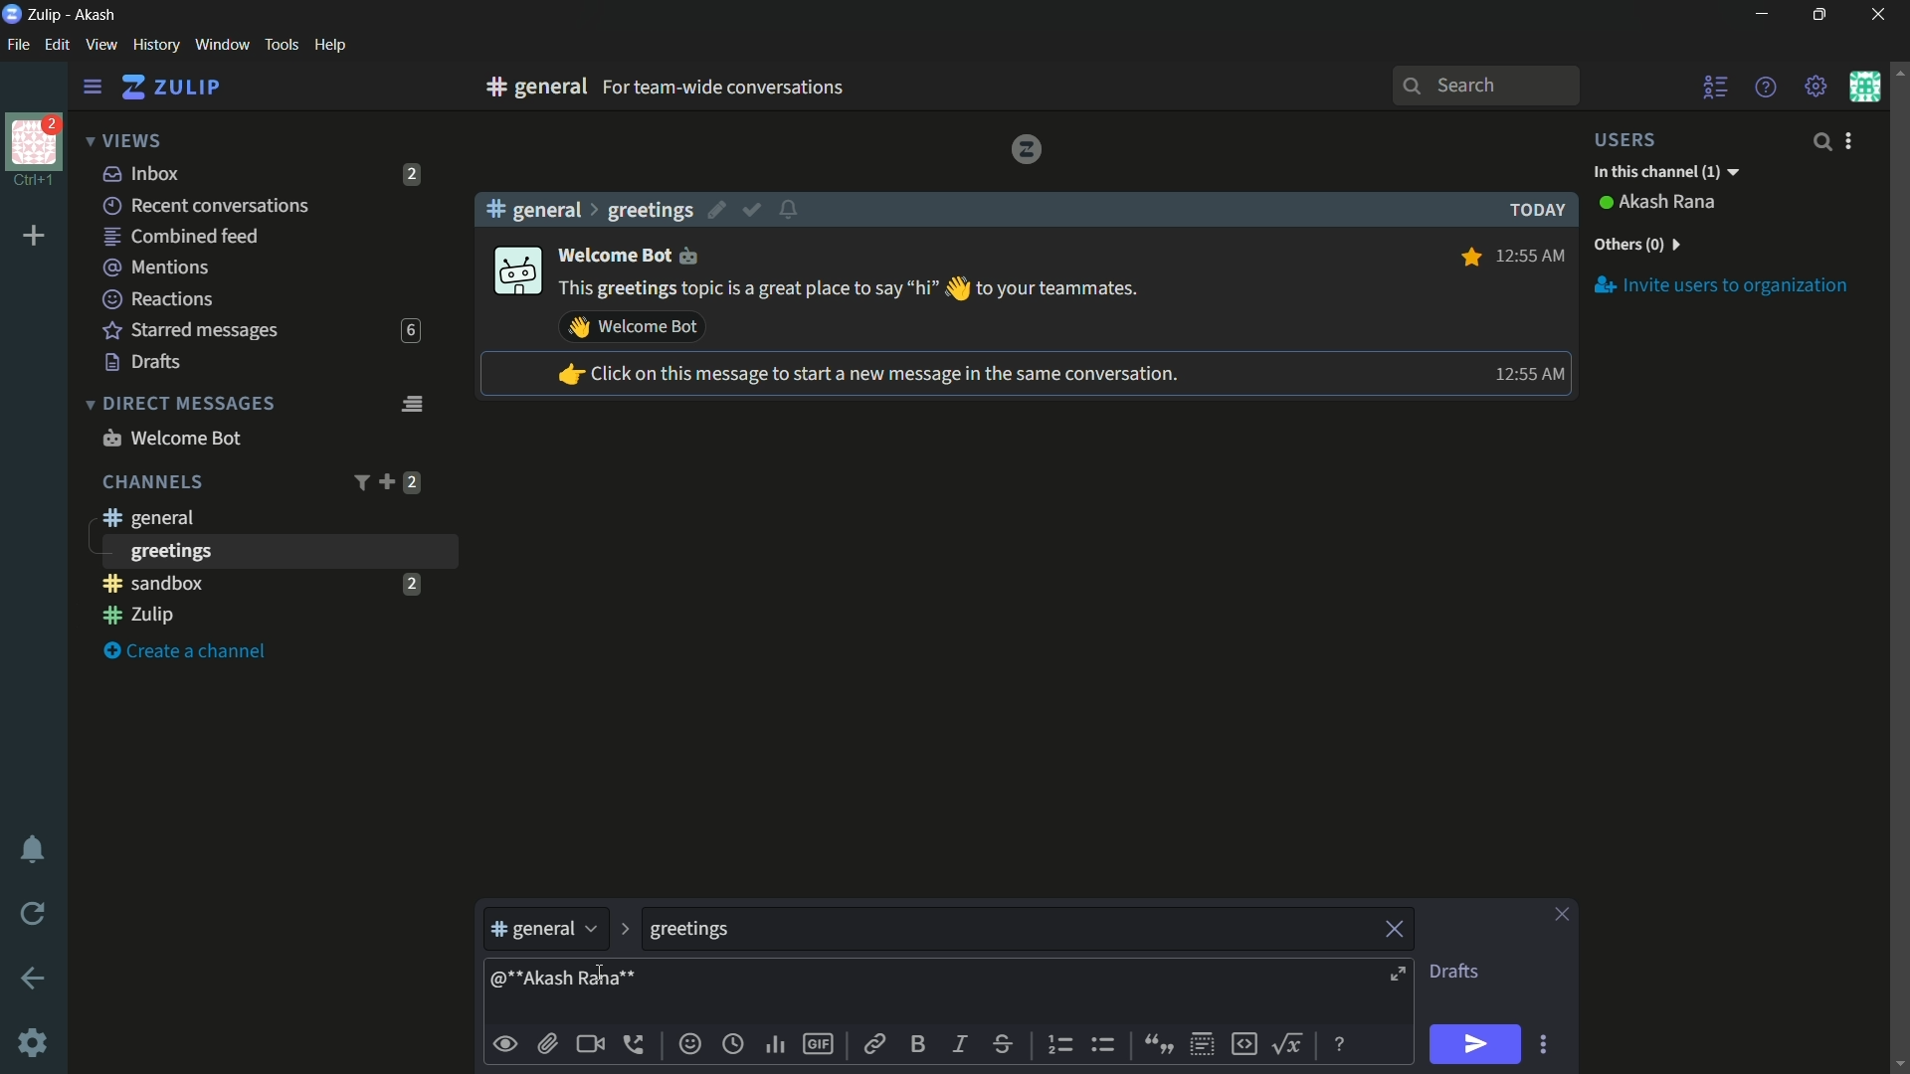  What do you see at coordinates (1875, 15) in the screenshot?
I see `close app` at bounding box center [1875, 15].